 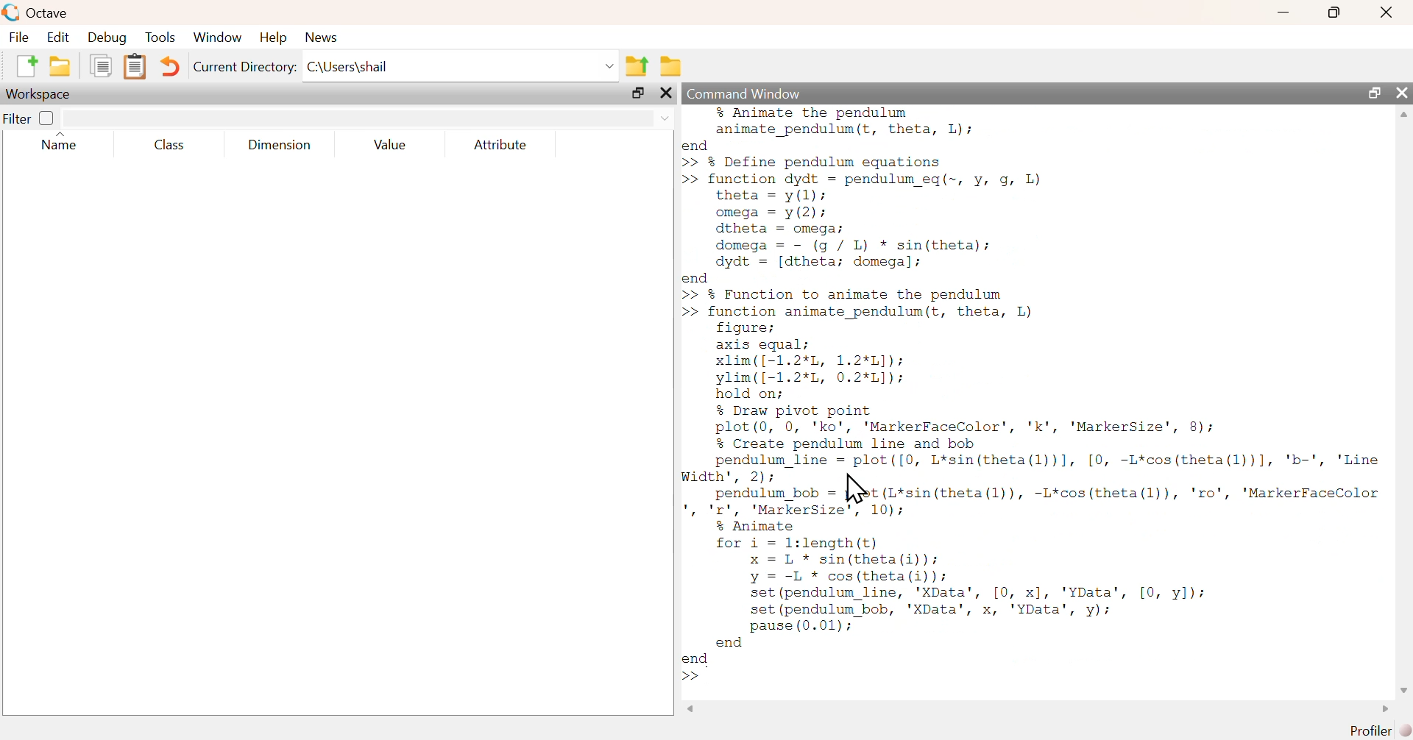 What do you see at coordinates (166, 146) in the screenshot?
I see `Class` at bounding box center [166, 146].